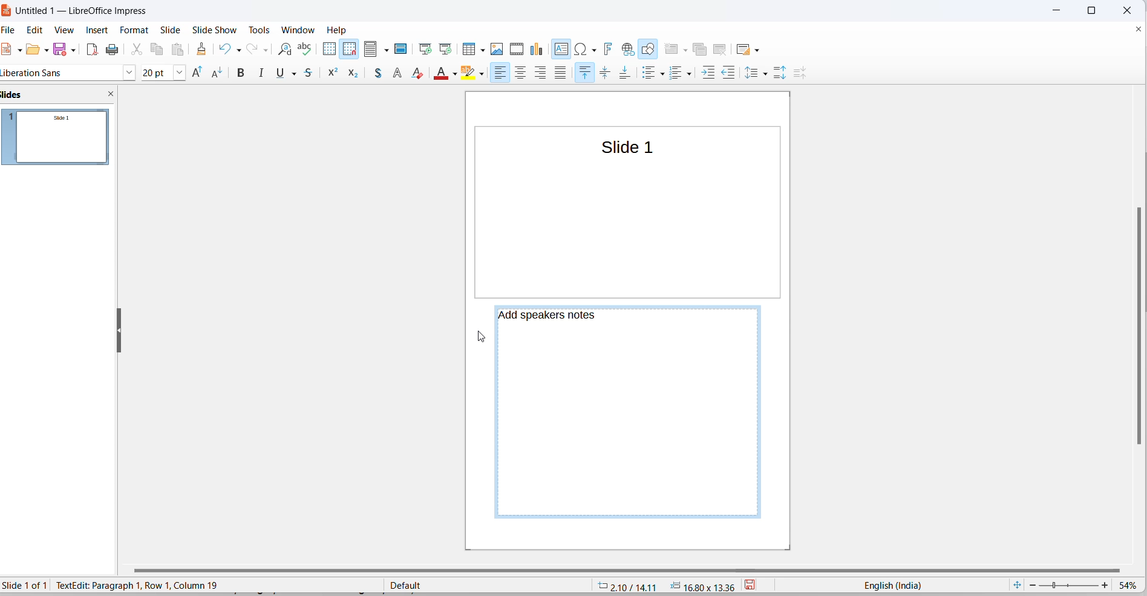  What do you see at coordinates (299, 75) in the screenshot?
I see `symbol shapes options` at bounding box center [299, 75].